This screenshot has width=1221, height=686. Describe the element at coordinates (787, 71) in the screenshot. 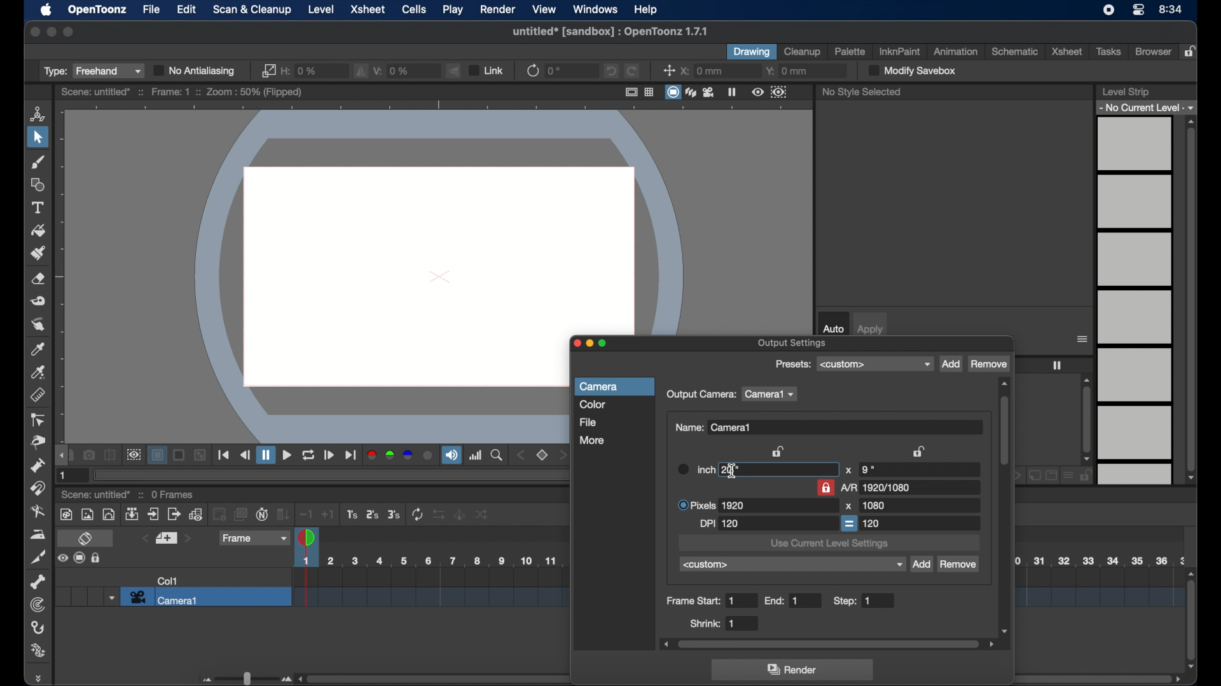

I see `y` at that location.